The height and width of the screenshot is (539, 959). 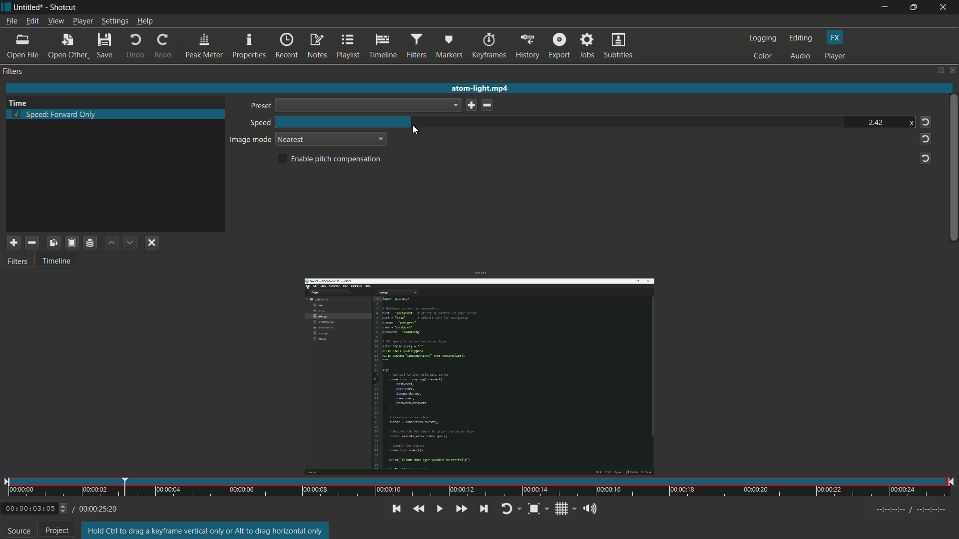 What do you see at coordinates (915, 7) in the screenshot?
I see `maximize` at bounding box center [915, 7].